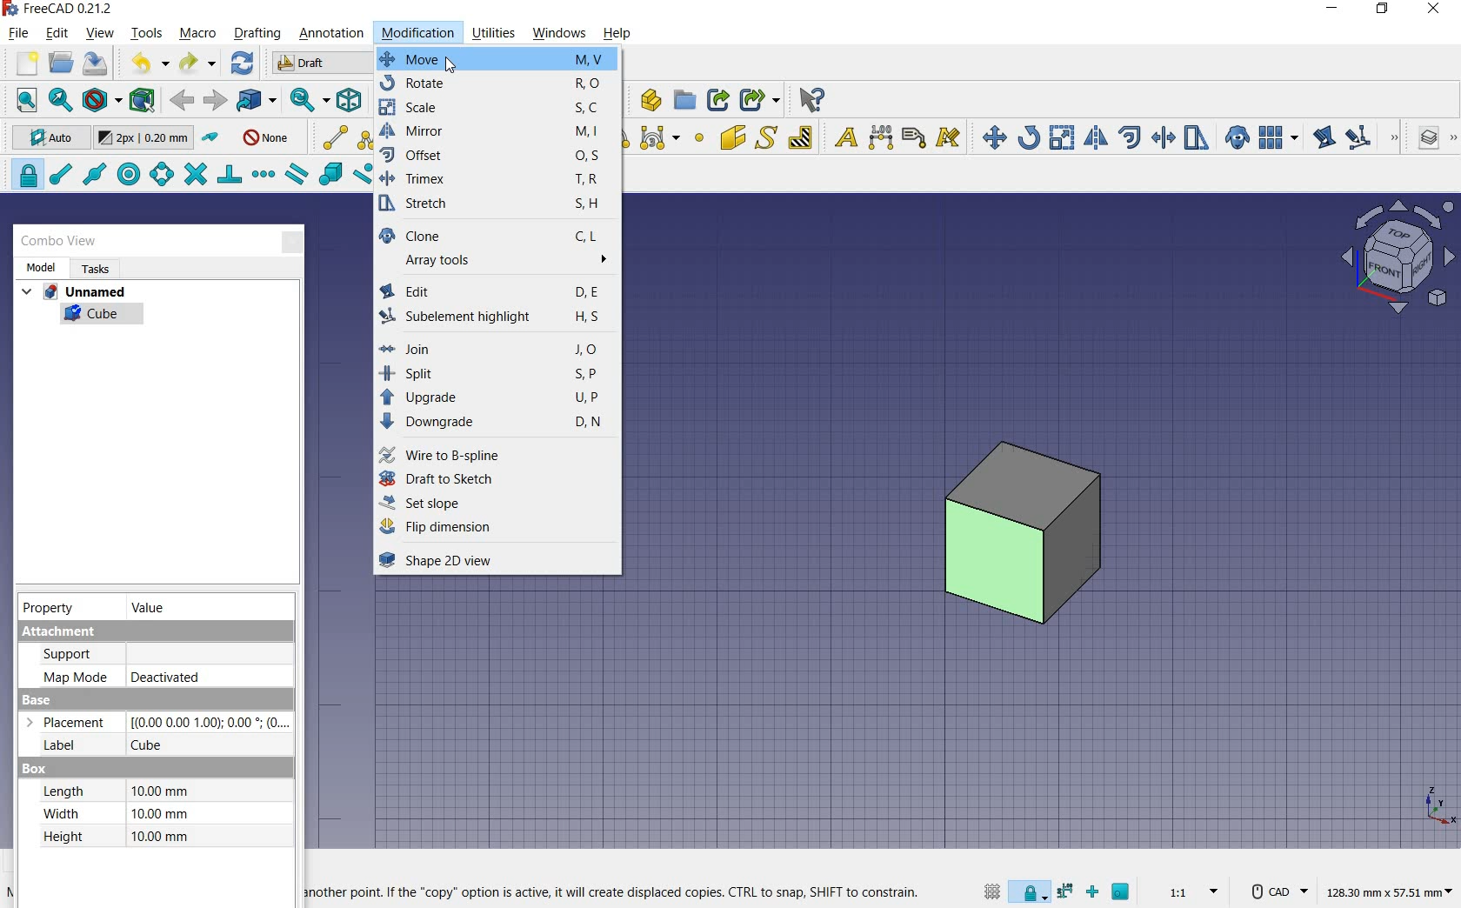 The height and width of the screenshot is (908, 1461). What do you see at coordinates (40, 267) in the screenshot?
I see `model` at bounding box center [40, 267].